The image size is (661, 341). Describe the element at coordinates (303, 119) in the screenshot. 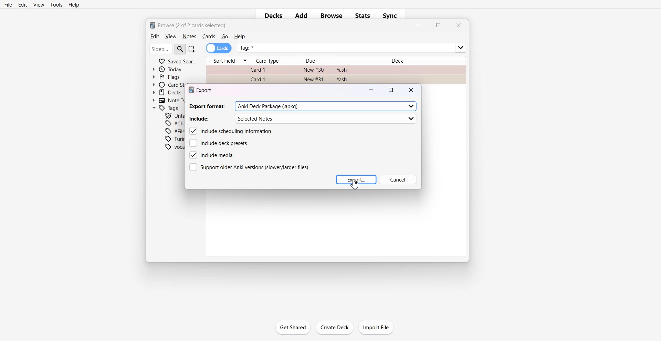

I see `Include` at that location.